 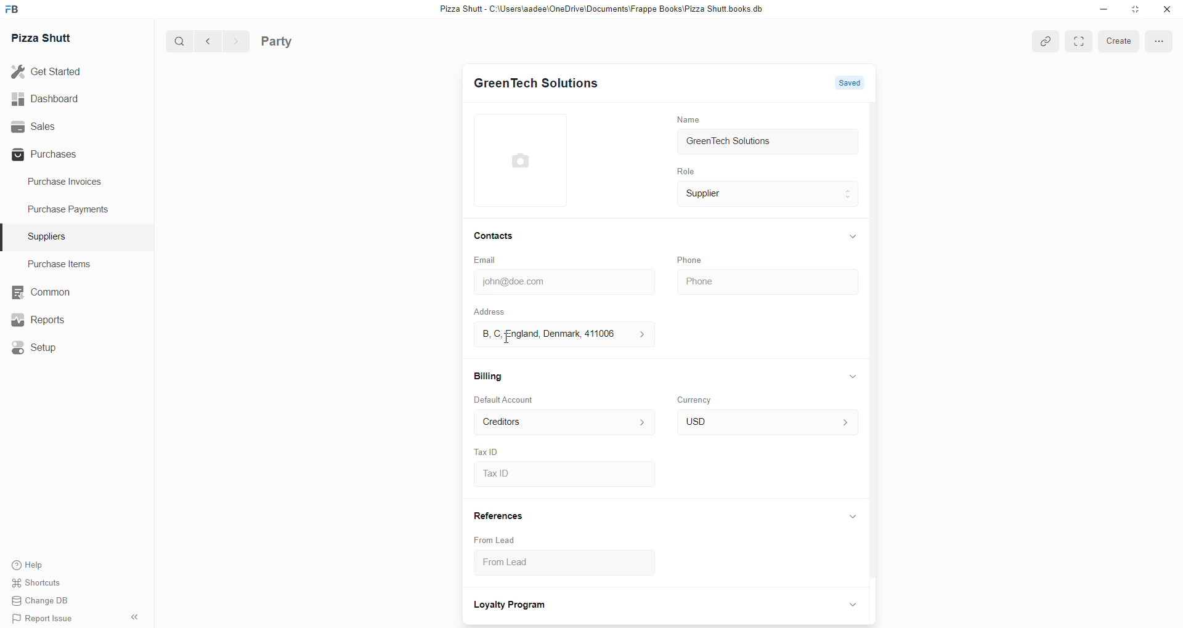 I want to click on Contacts, so click(x=494, y=237).